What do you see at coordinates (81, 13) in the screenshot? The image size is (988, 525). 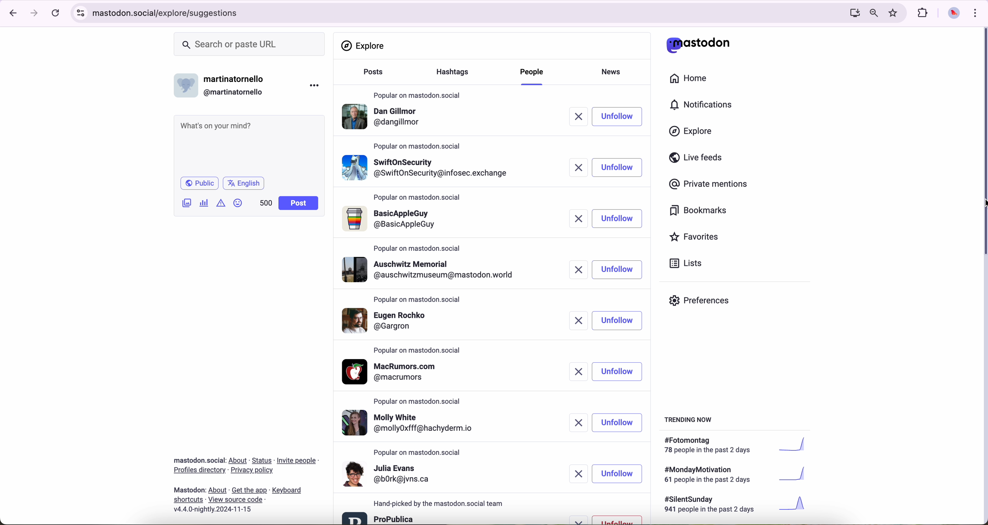 I see `controls` at bounding box center [81, 13].